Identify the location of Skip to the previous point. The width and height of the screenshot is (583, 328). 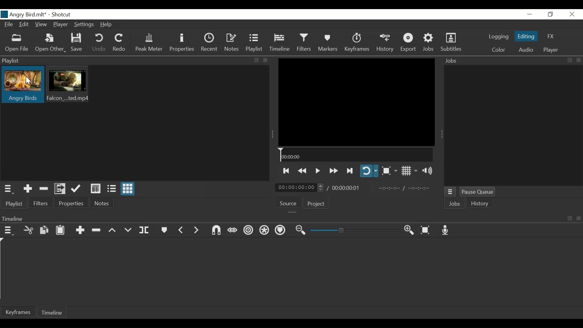
(286, 170).